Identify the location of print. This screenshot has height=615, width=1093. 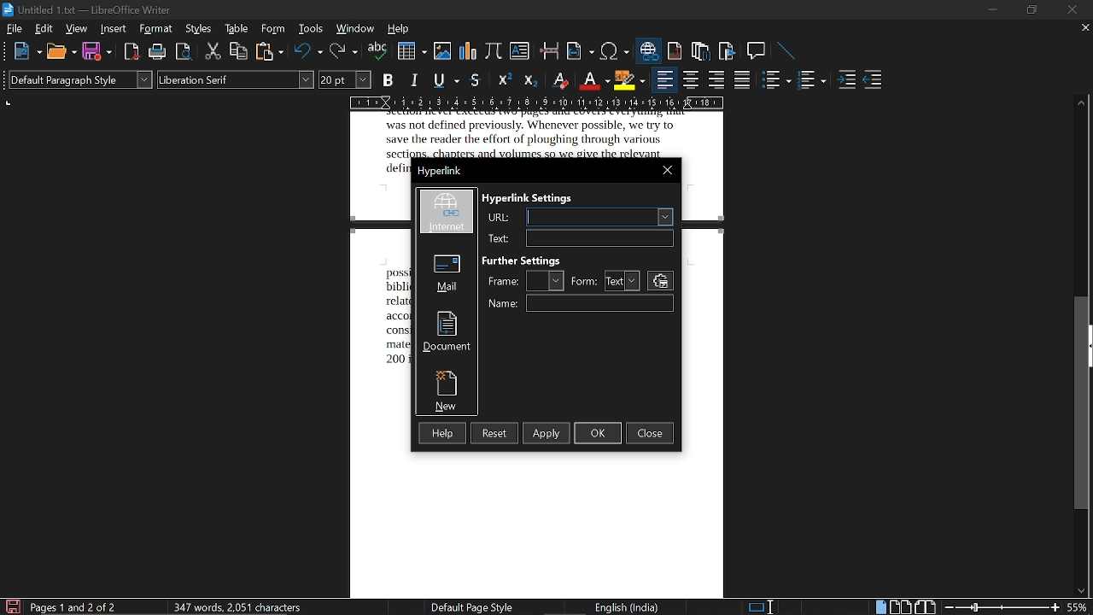
(157, 52).